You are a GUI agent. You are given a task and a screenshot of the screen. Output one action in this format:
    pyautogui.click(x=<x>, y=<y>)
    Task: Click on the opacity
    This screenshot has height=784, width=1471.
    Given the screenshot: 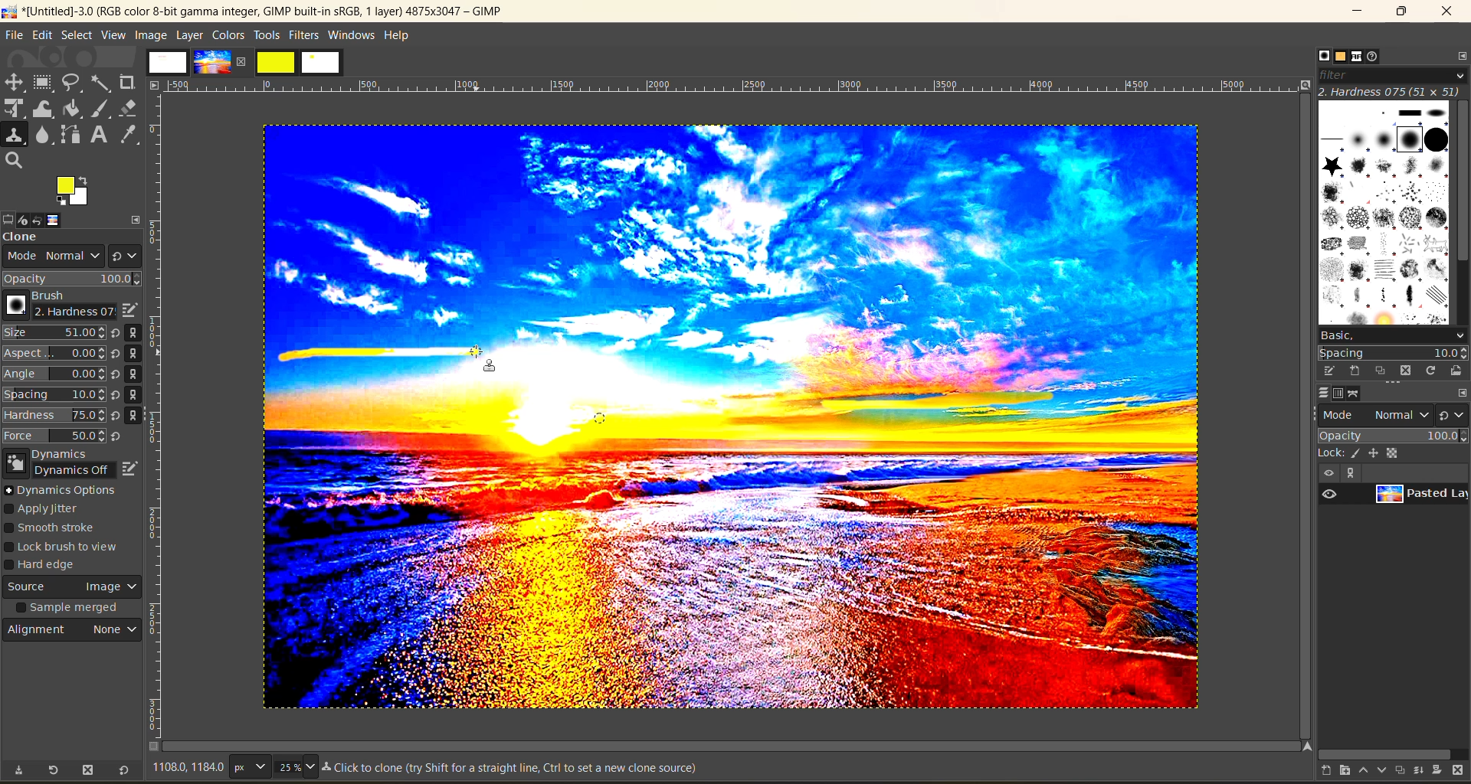 What is the action you would take?
    pyautogui.click(x=73, y=279)
    